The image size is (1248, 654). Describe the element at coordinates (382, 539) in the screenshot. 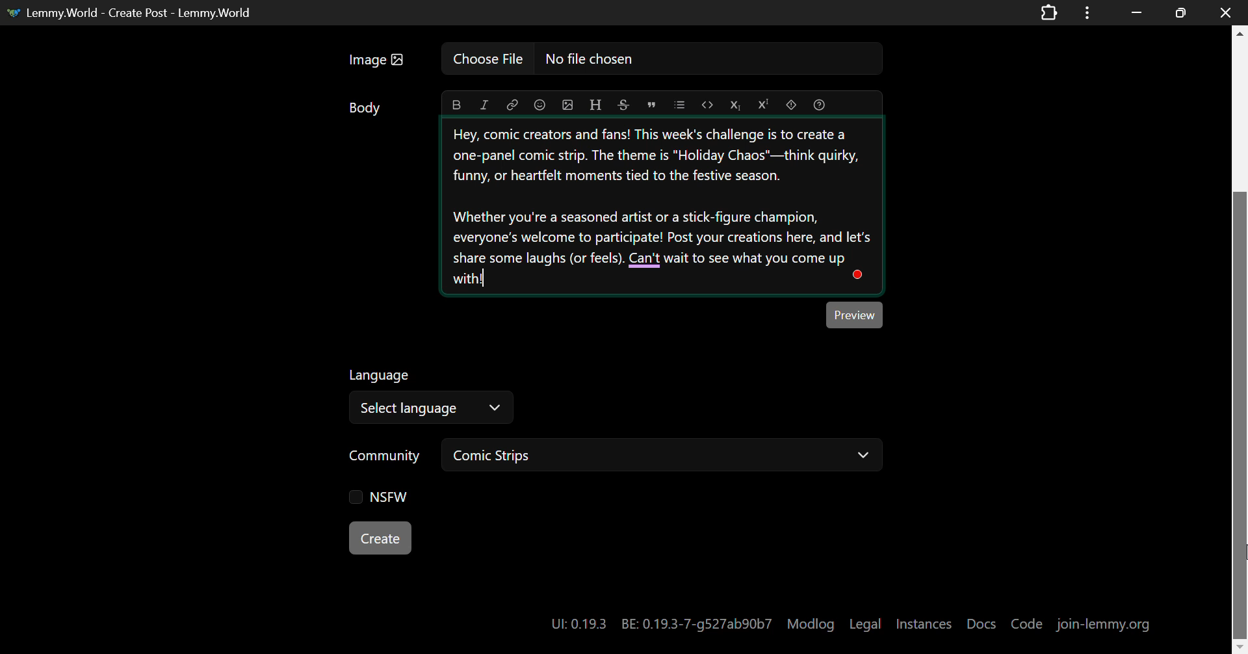

I see `Create` at that location.